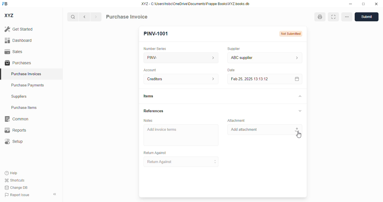 Image resolution: width=383 pixels, height=202 pixels. What do you see at coordinates (18, 63) in the screenshot?
I see `purchases` at bounding box center [18, 63].